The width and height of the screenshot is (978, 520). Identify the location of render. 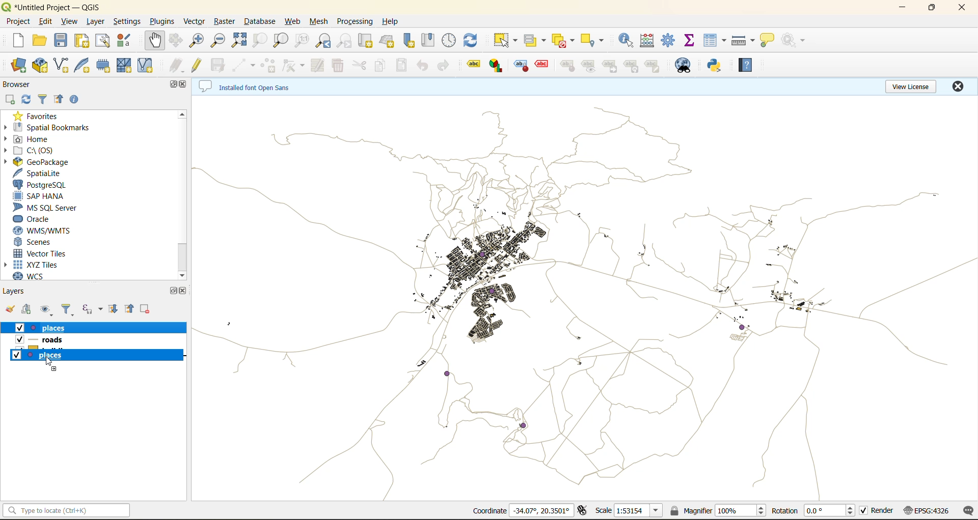
(876, 511).